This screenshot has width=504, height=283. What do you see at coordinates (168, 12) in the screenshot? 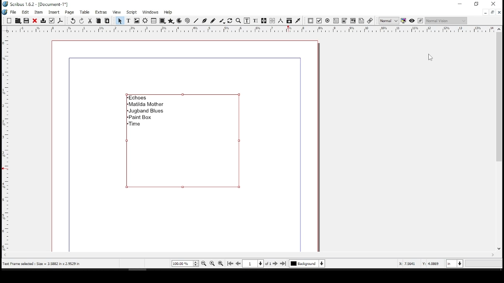
I see `help` at bounding box center [168, 12].